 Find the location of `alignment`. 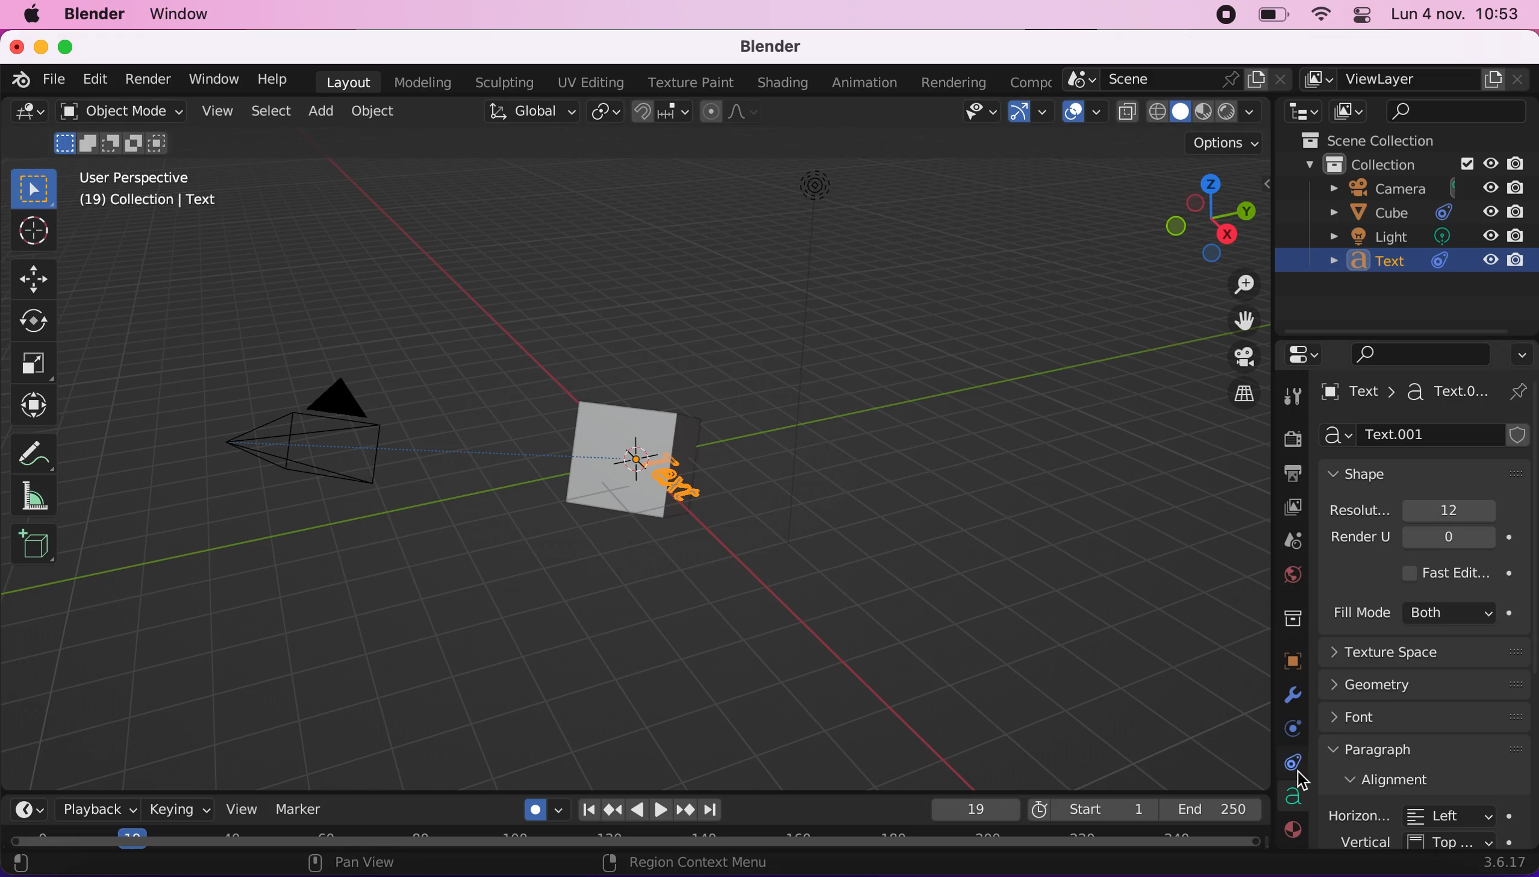

alignment is located at coordinates (1425, 782).